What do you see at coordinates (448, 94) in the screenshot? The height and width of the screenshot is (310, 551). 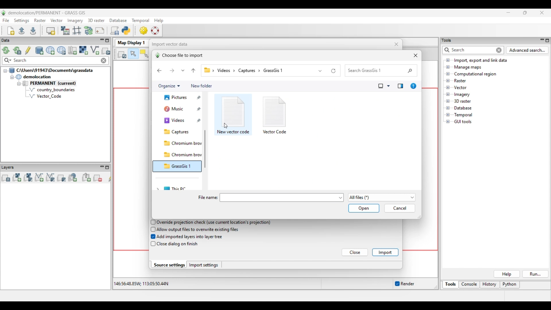 I see `Click to open files under Imagery` at bounding box center [448, 94].